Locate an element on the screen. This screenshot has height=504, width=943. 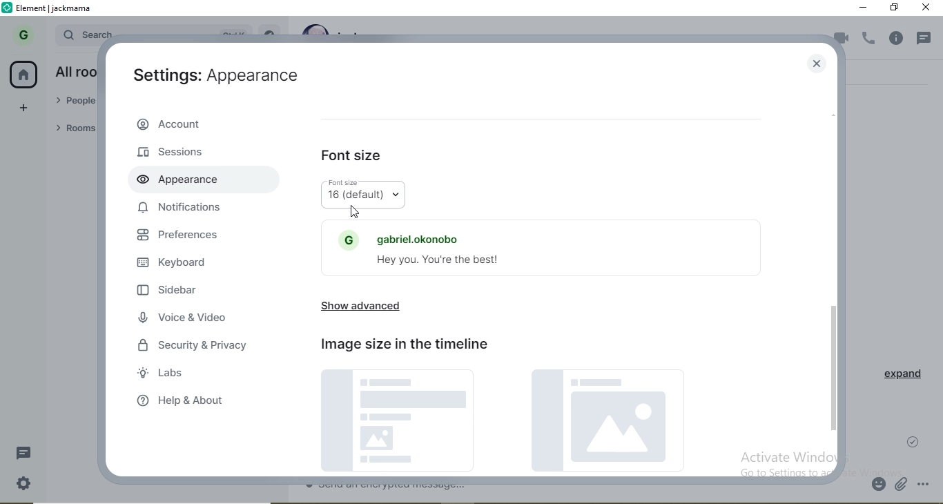
settings is located at coordinates (23, 483).